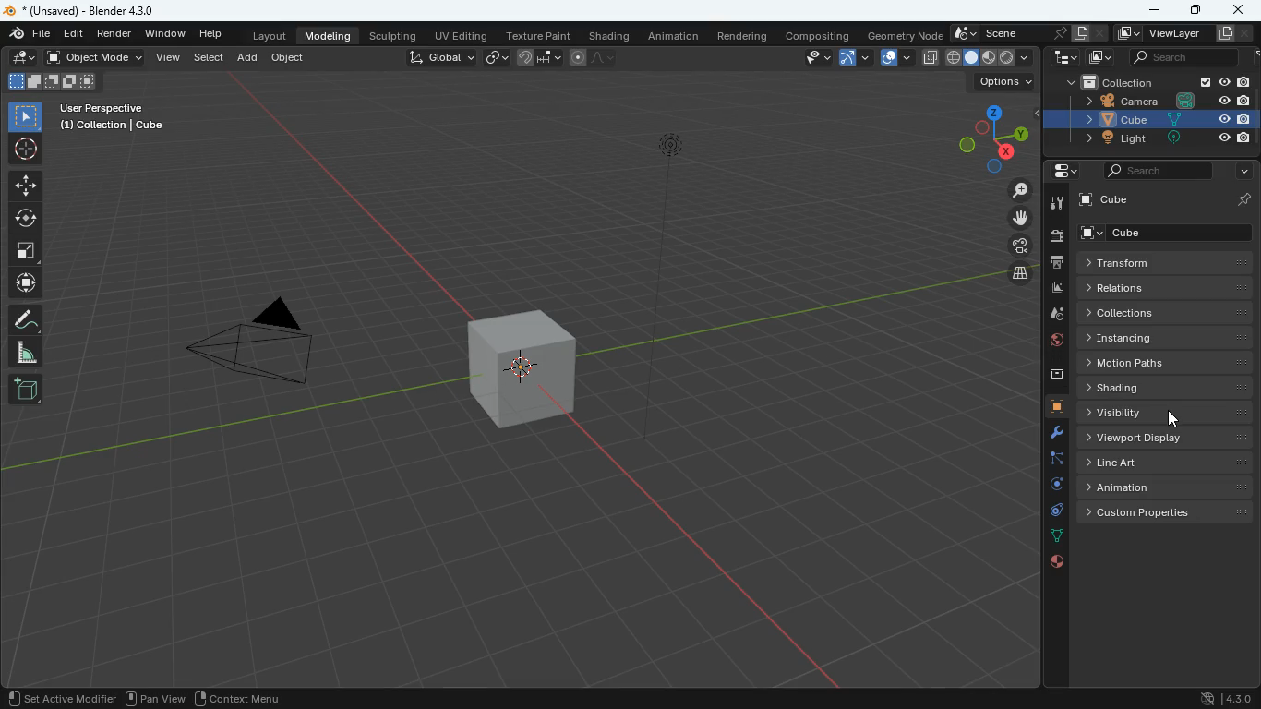 The height and width of the screenshot is (709, 1261). What do you see at coordinates (1167, 461) in the screenshot?
I see `lineart` at bounding box center [1167, 461].